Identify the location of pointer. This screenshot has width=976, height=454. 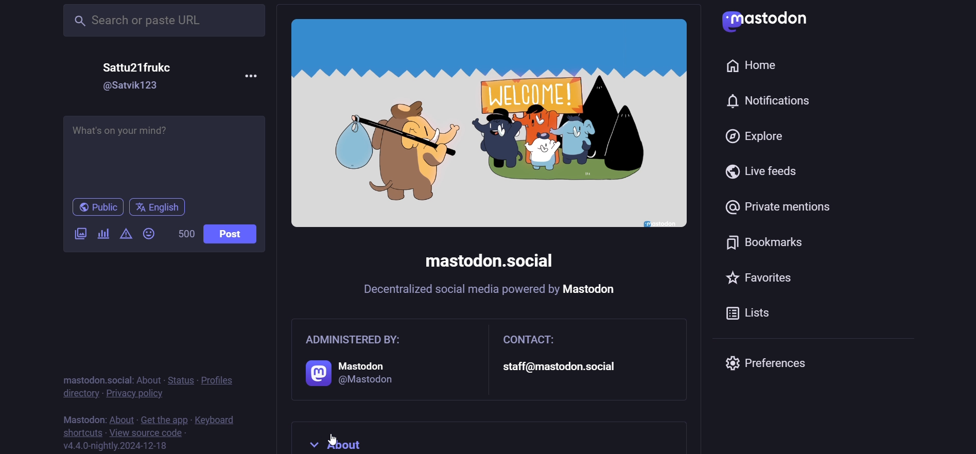
(331, 439).